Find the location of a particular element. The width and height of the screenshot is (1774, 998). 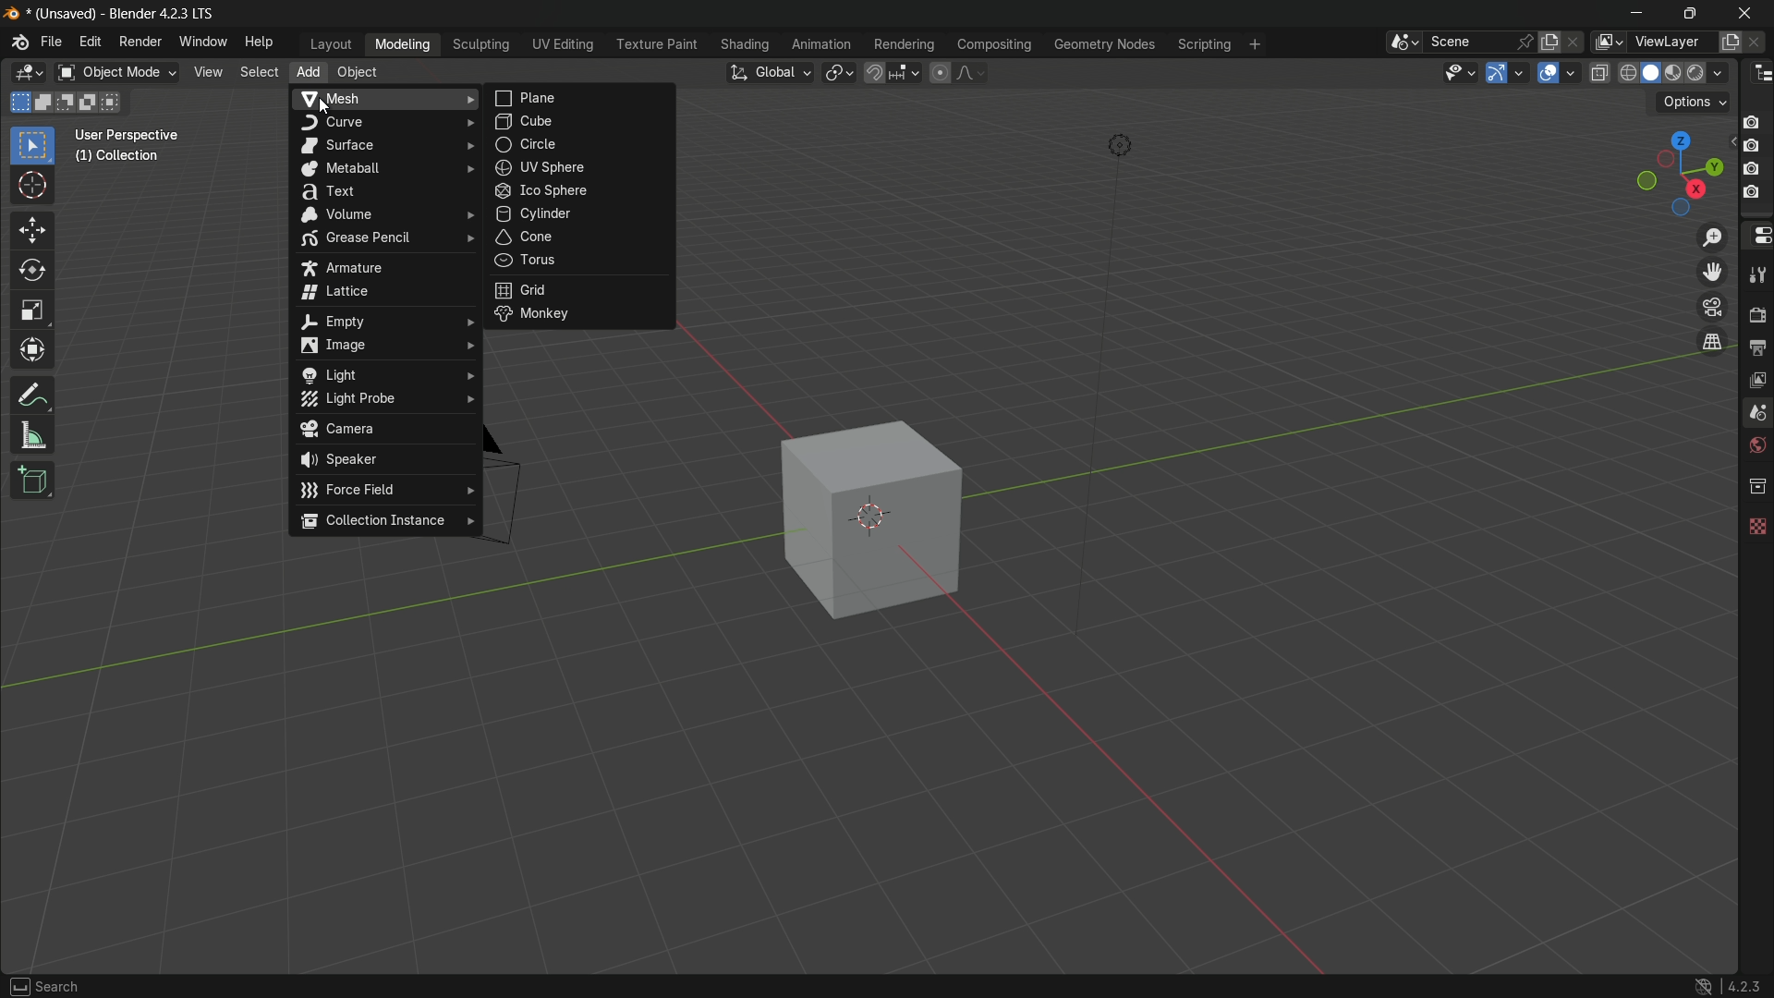

compositing menu is located at coordinates (991, 44).